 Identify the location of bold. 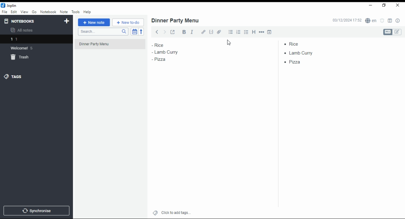
(183, 32).